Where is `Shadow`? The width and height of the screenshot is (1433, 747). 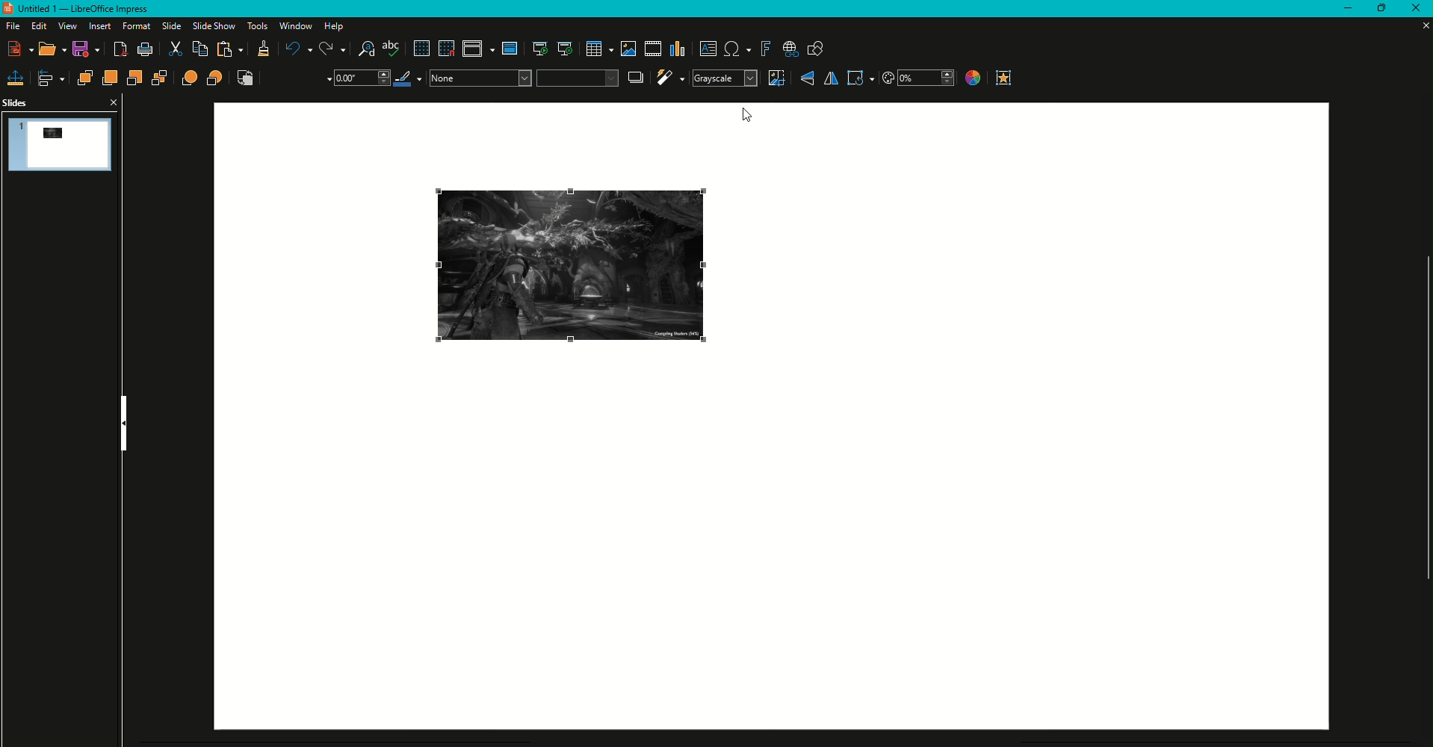 Shadow is located at coordinates (637, 77).